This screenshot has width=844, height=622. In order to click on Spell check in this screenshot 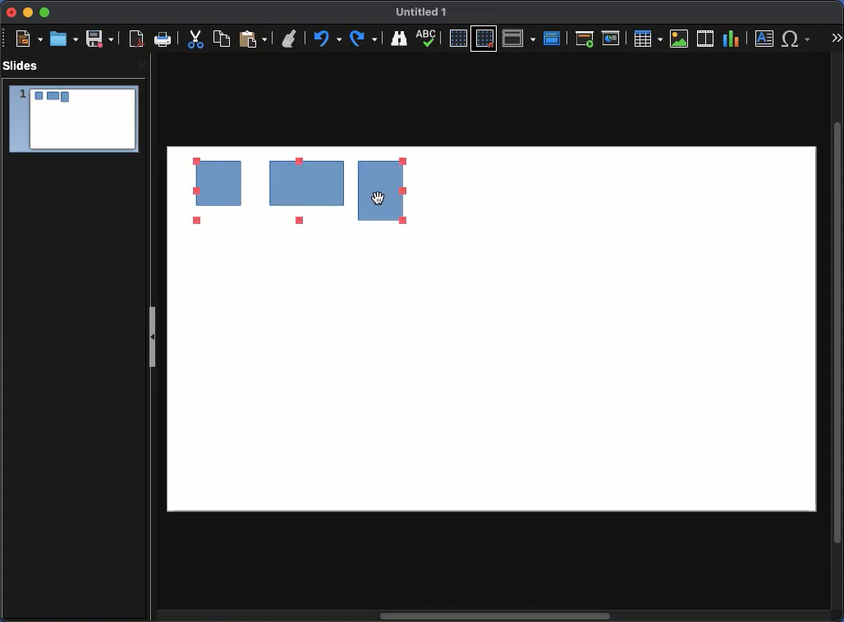, I will do `click(429, 38)`.